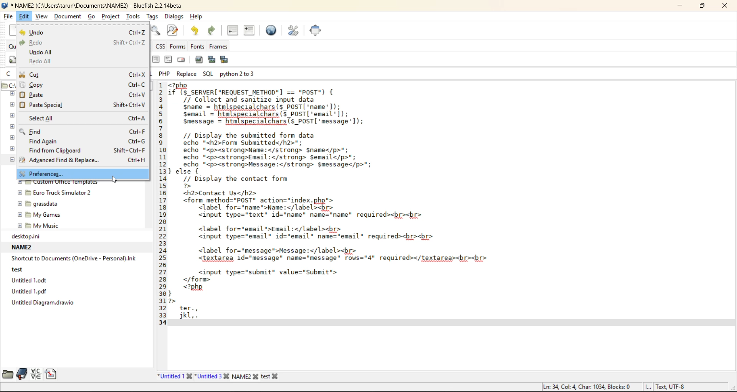 Image resolution: width=737 pixels, height=392 pixels. What do you see at coordinates (82, 96) in the screenshot?
I see `paste` at bounding box center [82, 96].